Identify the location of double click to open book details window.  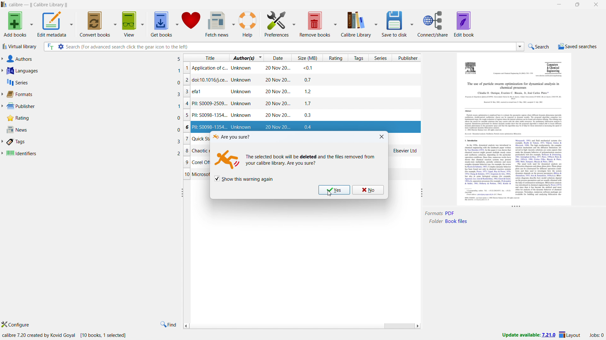
(514, 129).